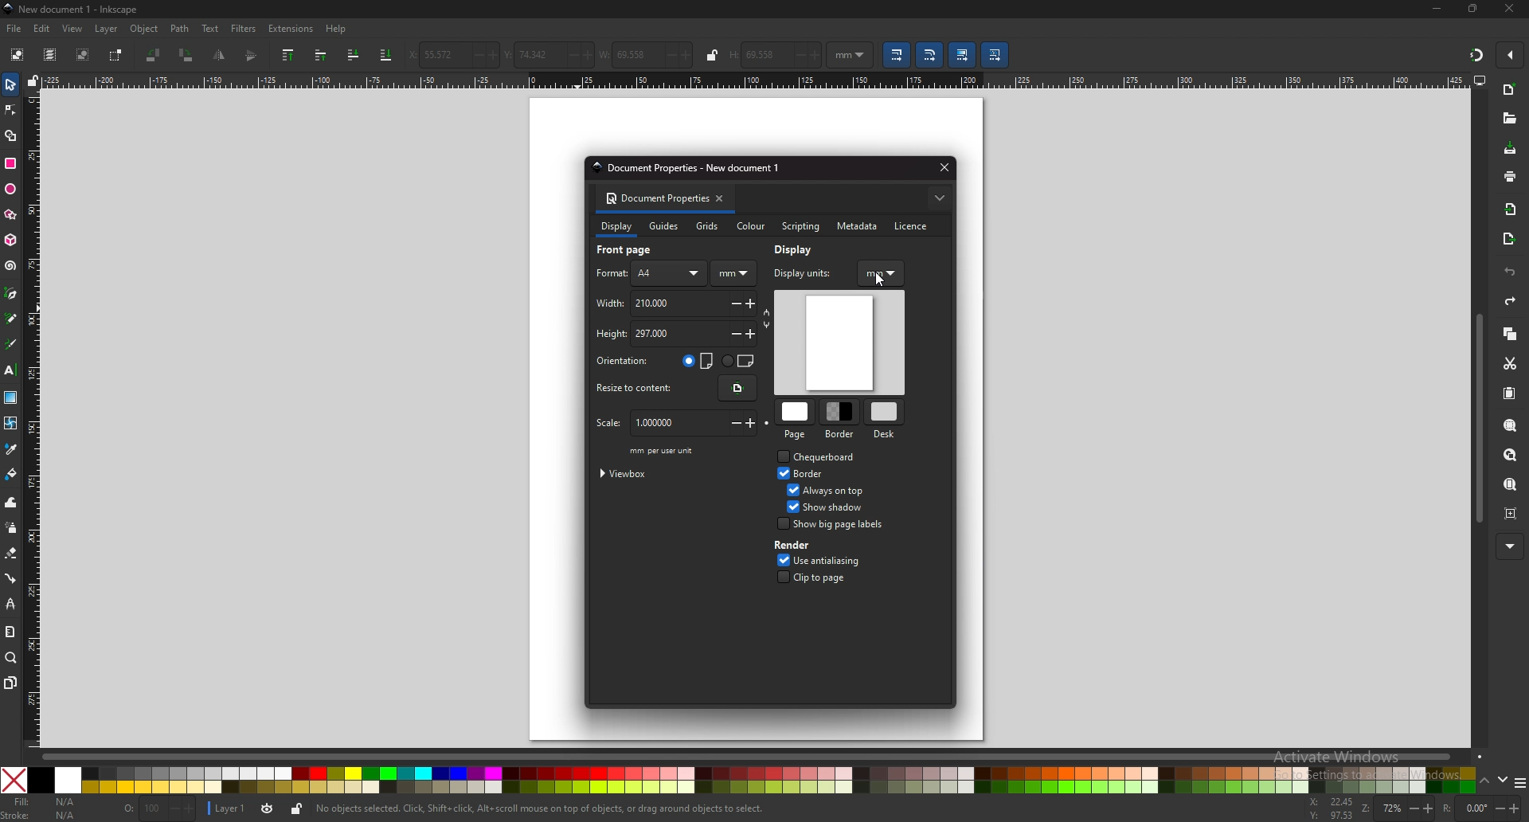  I want to click on +, so click(754, 305).